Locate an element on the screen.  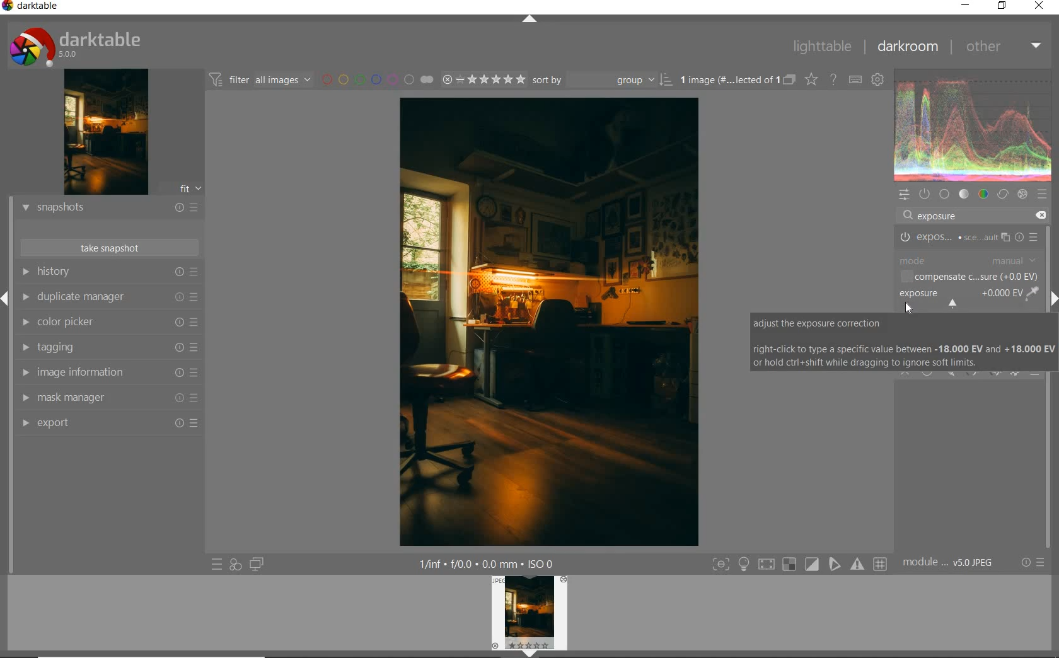
exposure is located at coordinates (968, 297).